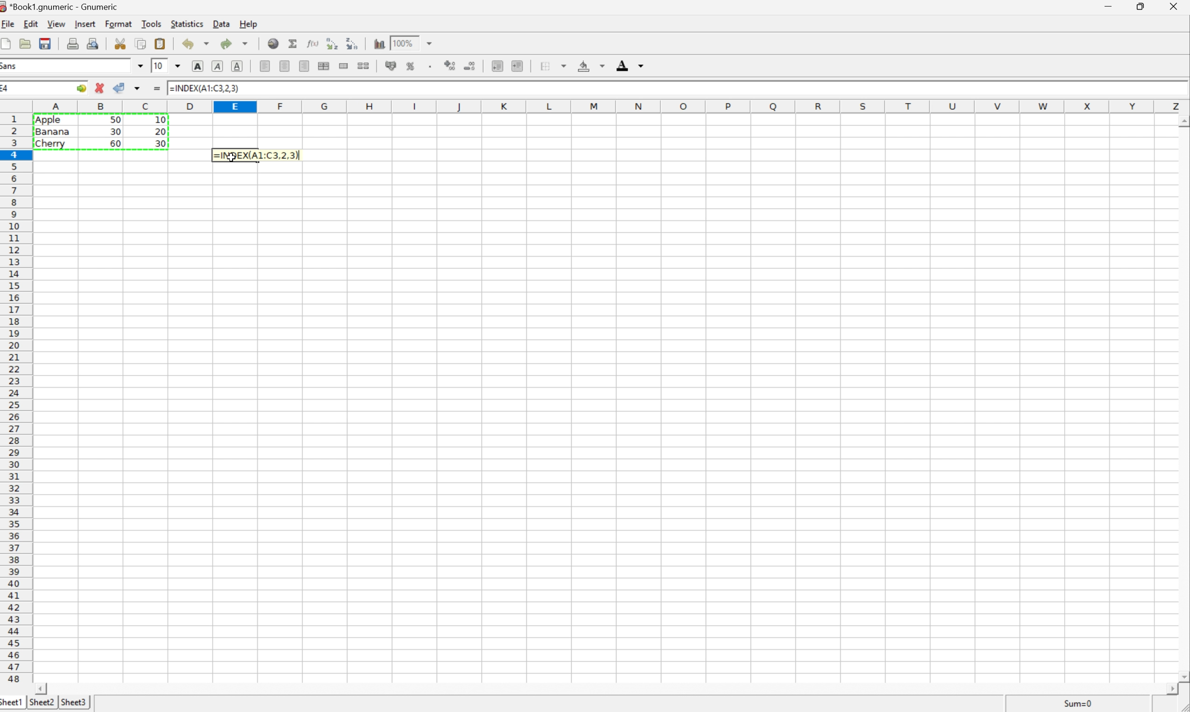  Describe the element at coordinates (450, 65) in the screenshot. I see `increase number of decimals displayed` at that location.